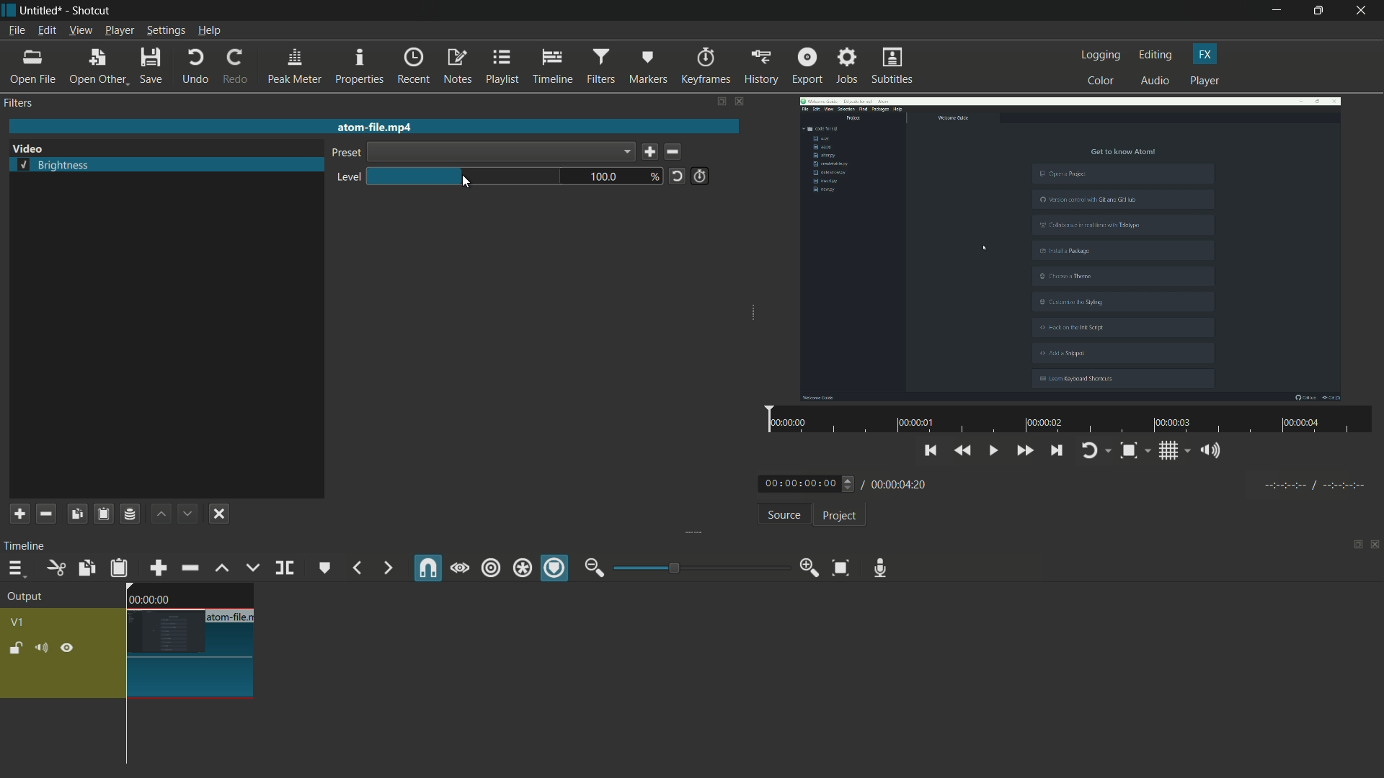 This screenshot has height=778, width=1384. I want to click on move filter down, so click(189, 514).